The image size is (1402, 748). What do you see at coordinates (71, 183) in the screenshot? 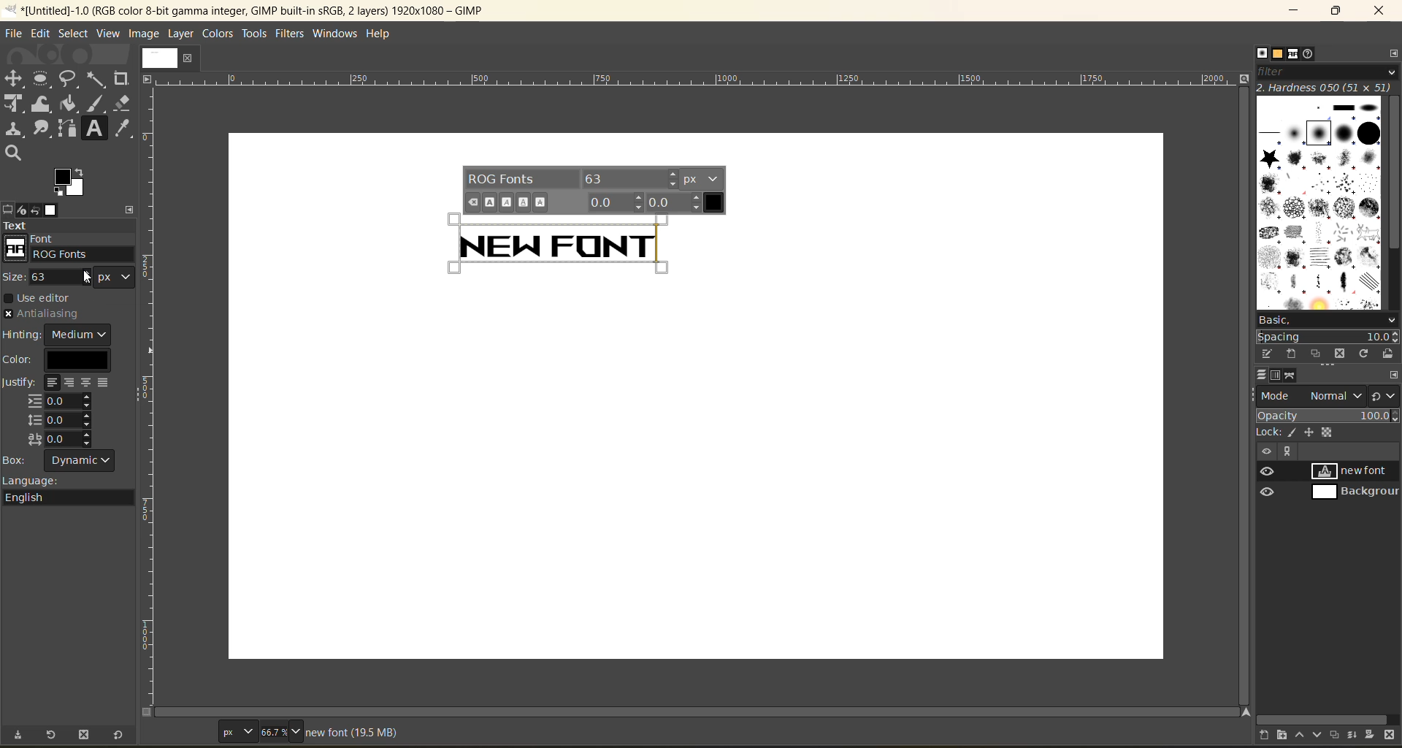
I see `change foreground/background color` at bounding box center [71, 183].